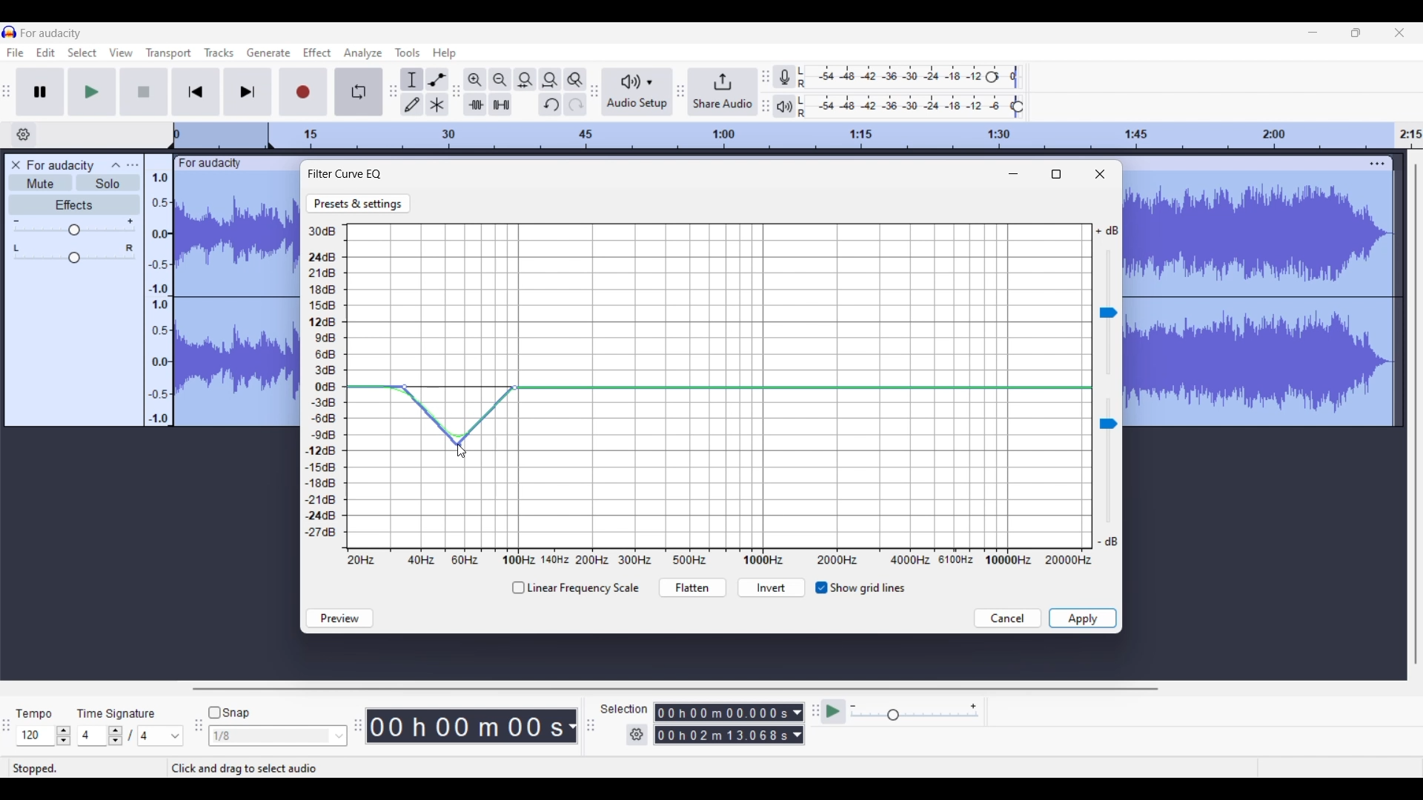 The image size is (1423, 800). Describe the element at coordinates (1377, 164) in the screenshot. I see `Track settings` at that location.